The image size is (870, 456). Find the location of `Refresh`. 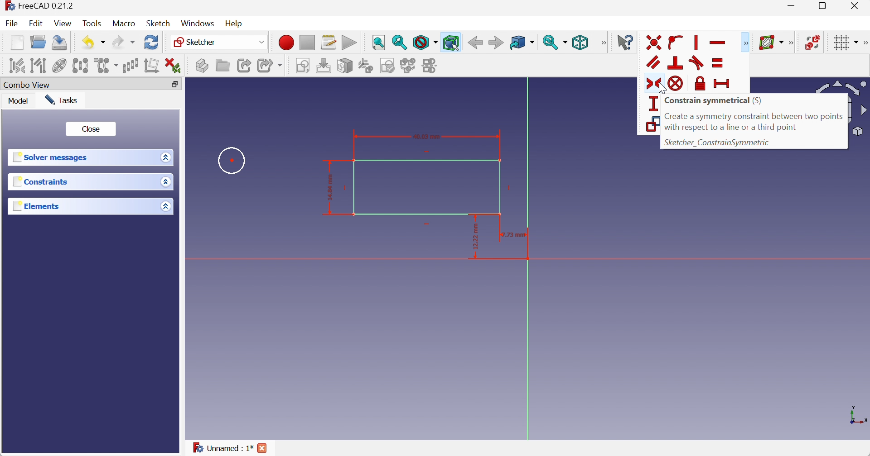

Refresh is located at coordinates (152, 42).